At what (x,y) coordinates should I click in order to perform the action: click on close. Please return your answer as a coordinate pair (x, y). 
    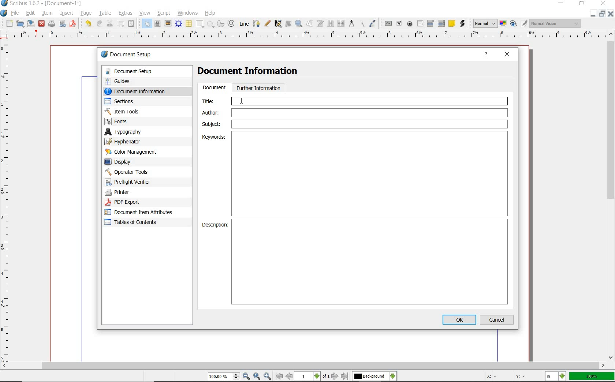
    Looking at the image, I should click on (507, 55).